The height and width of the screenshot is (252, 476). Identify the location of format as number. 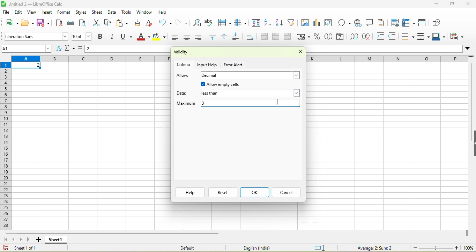
(329, 37).